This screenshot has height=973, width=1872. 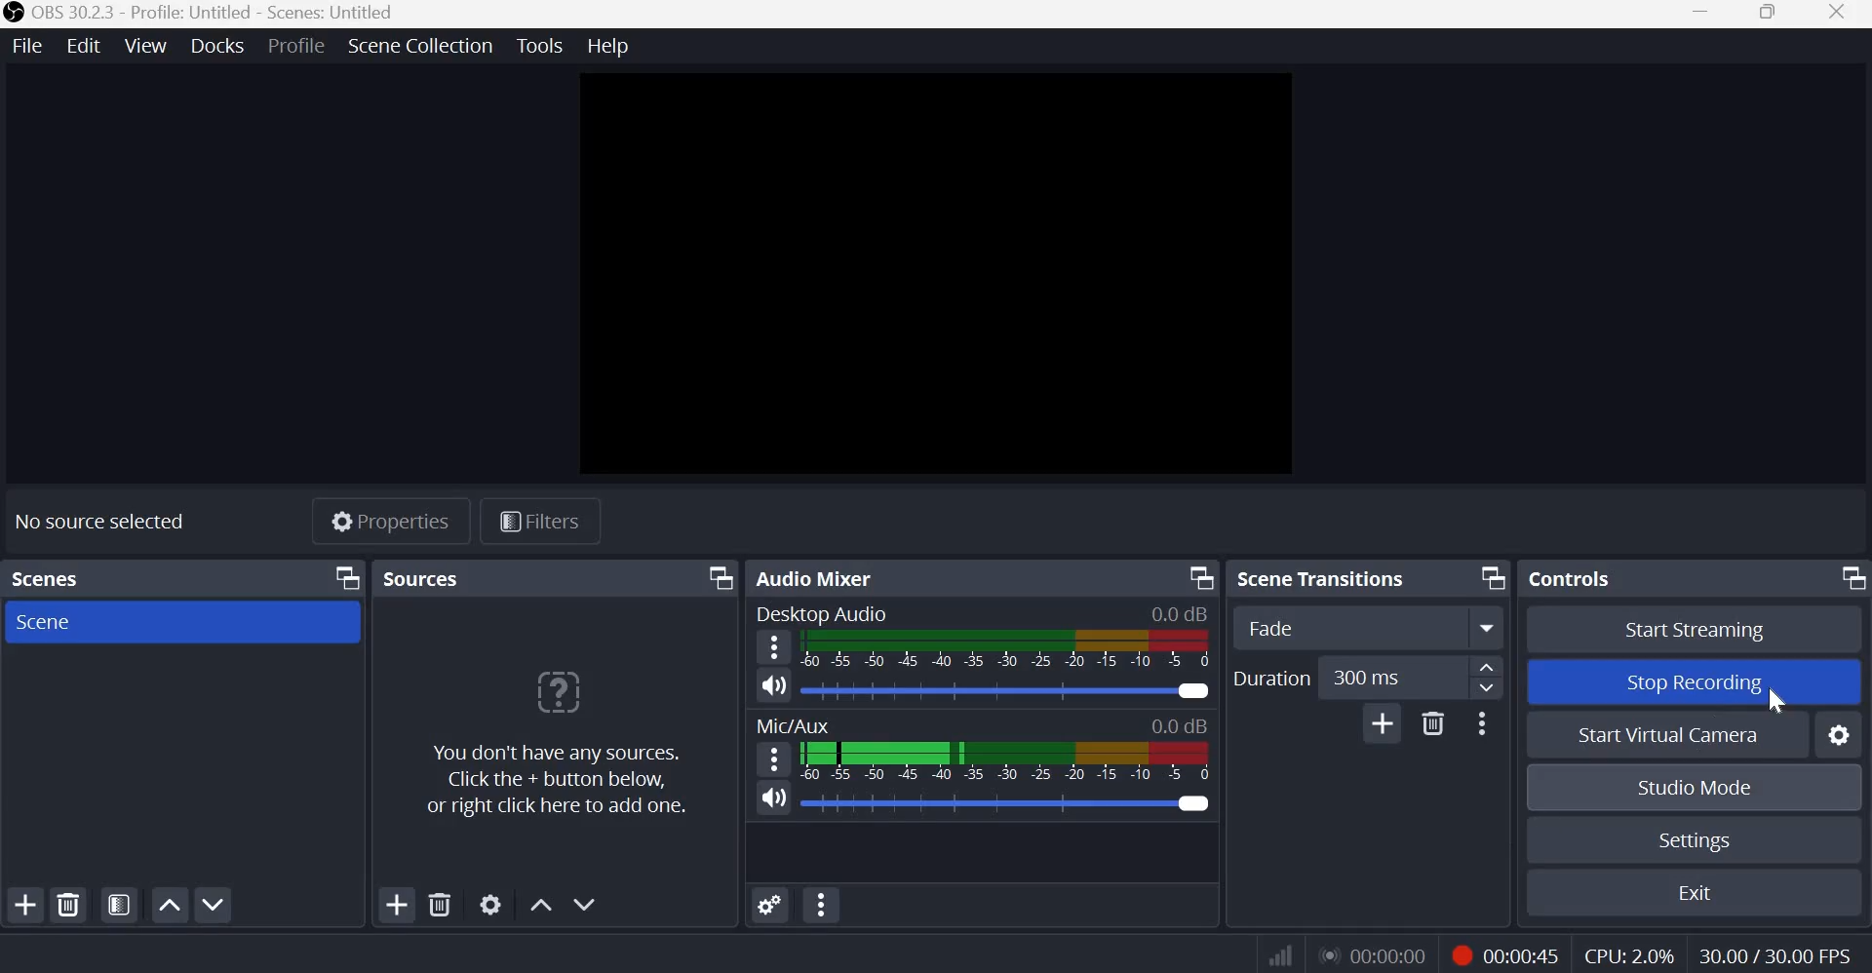 What do you see at coordinates (1525, 954) in the screenshot?
I see `00:00:45` at bounding box center [1525, 954].